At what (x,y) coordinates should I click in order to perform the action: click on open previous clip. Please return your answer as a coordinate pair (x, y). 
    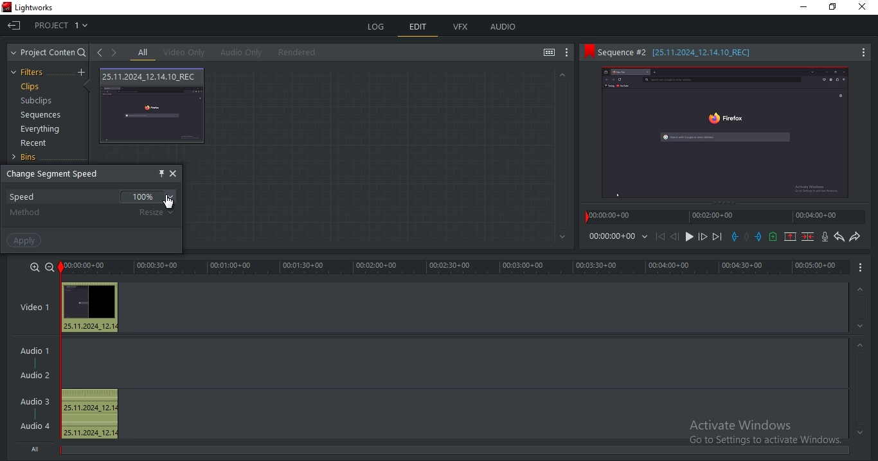
    Looking at the image, I should click on (100, 53).